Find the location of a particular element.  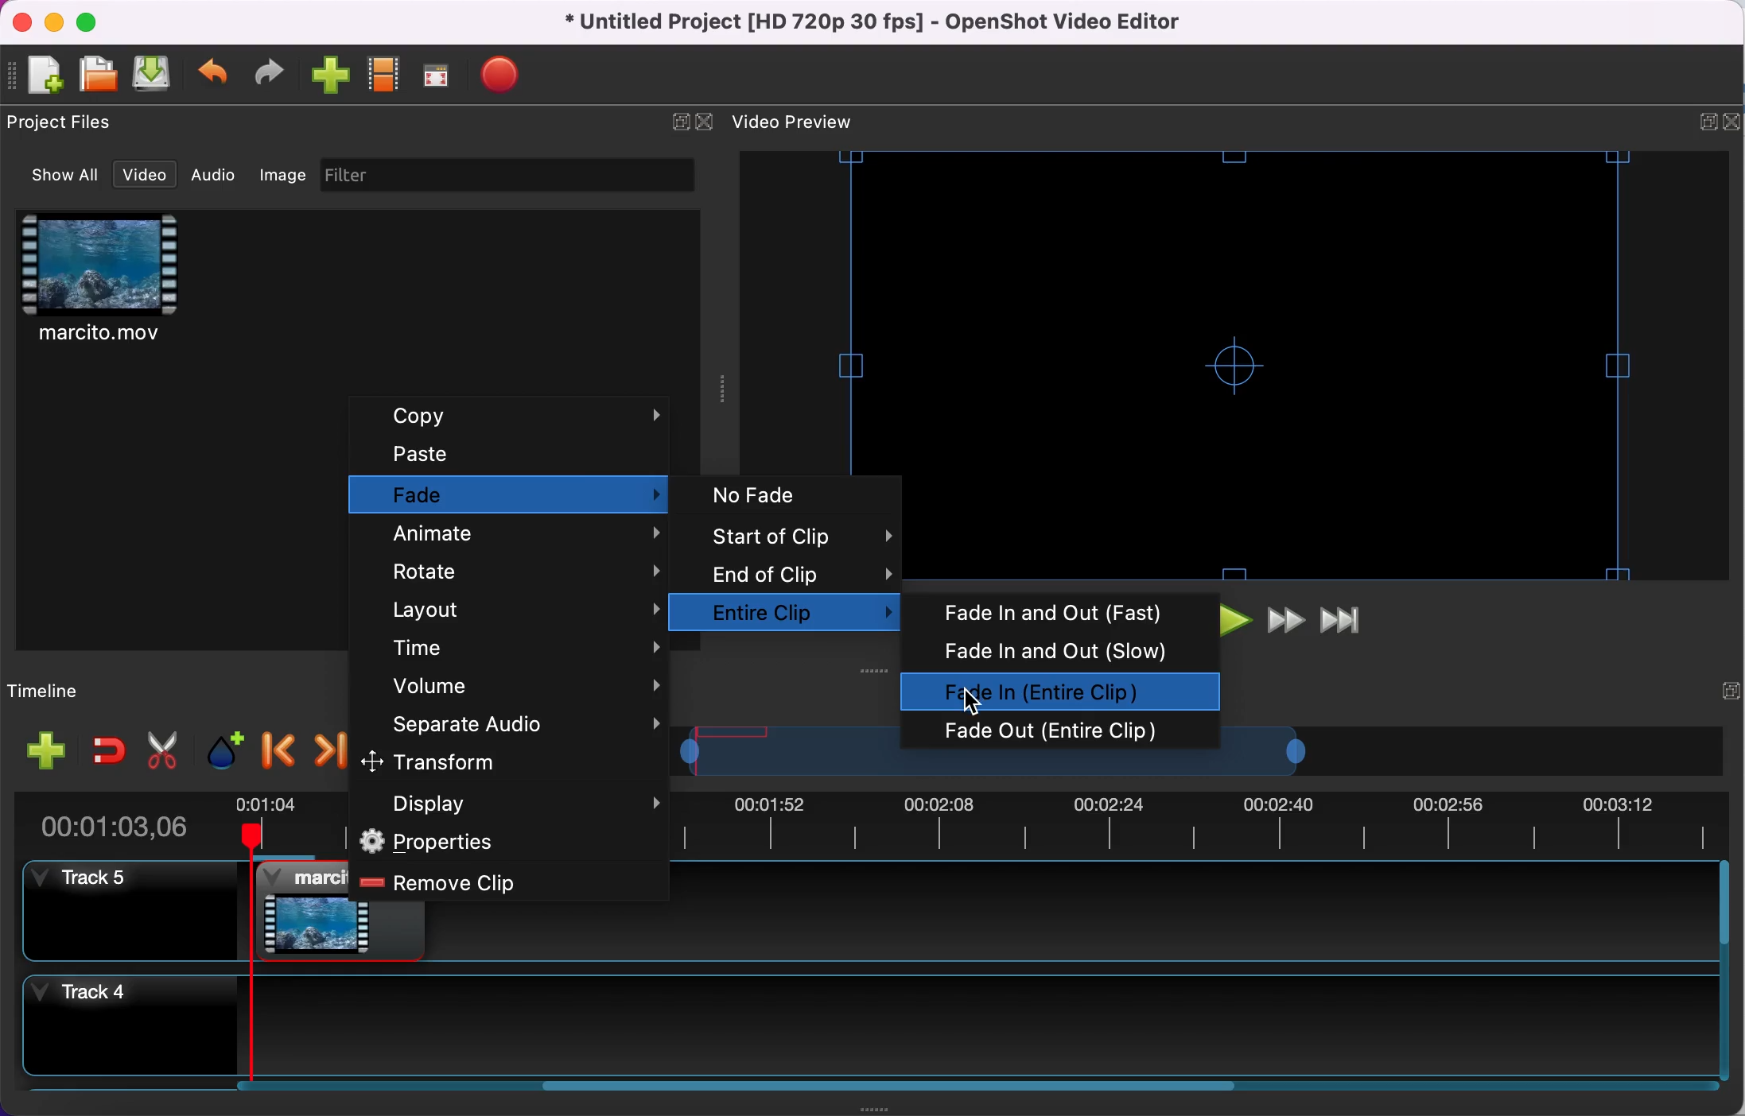

fast forward is located at coordinates (1284, 625).